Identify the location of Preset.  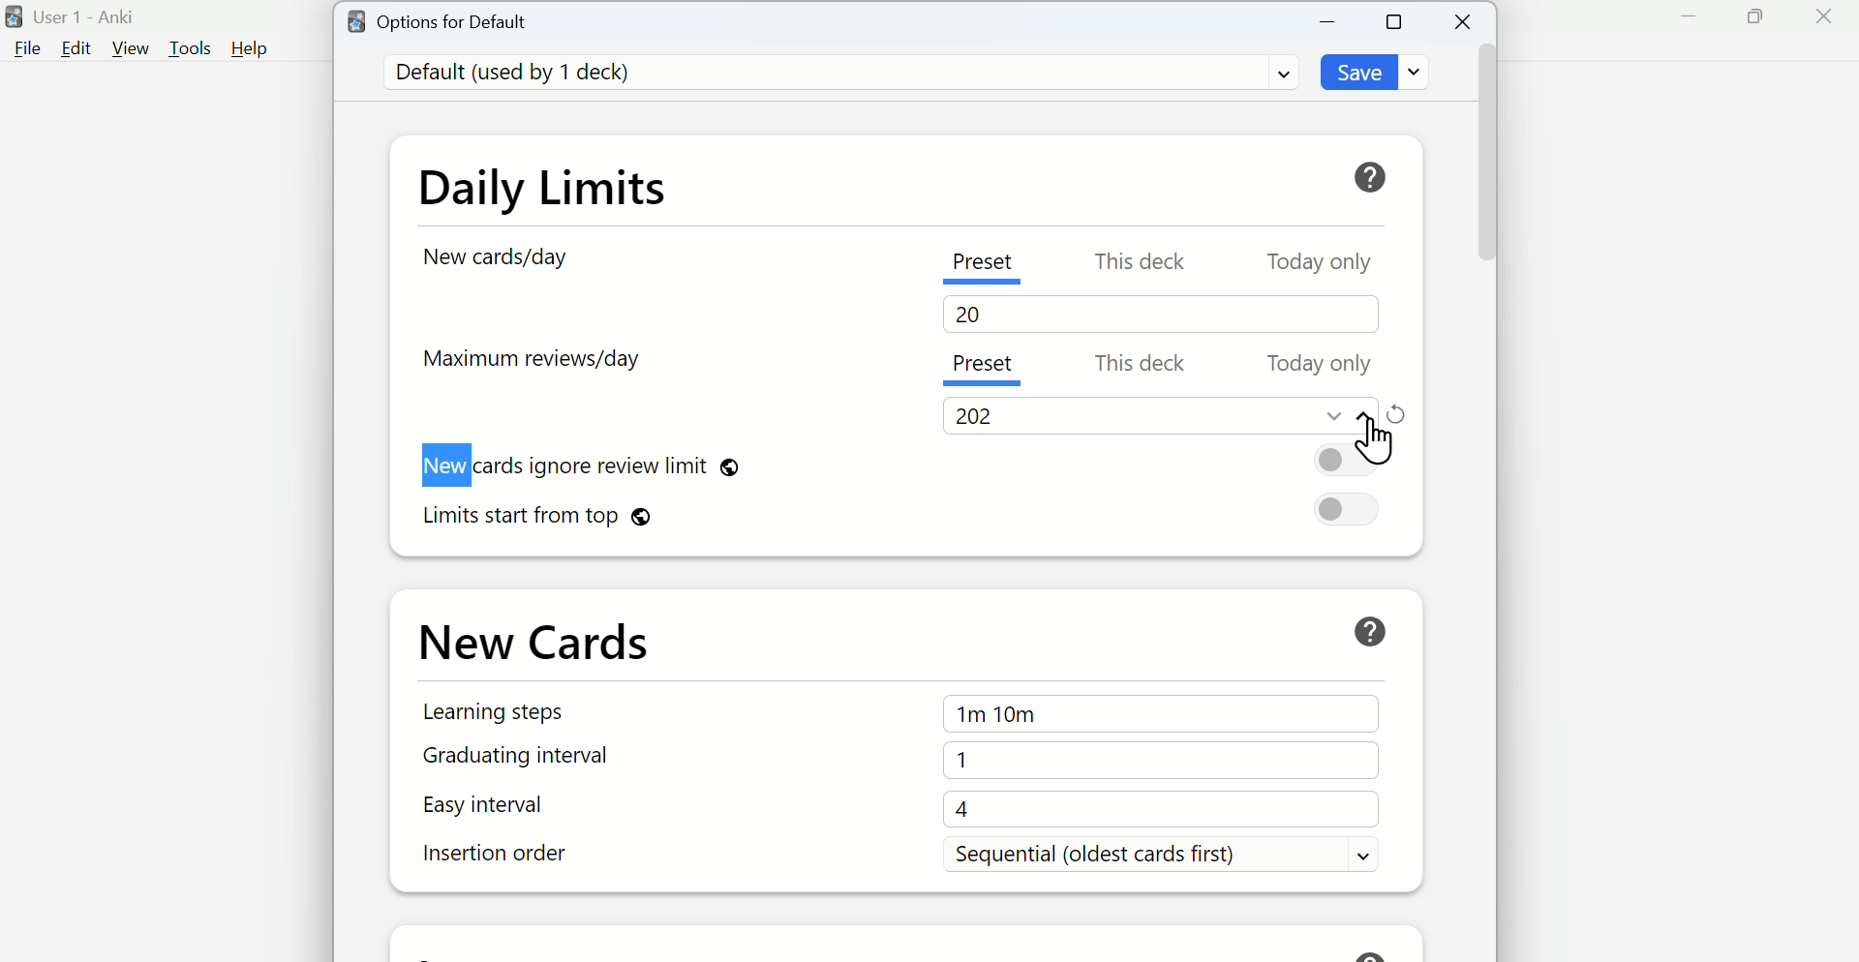
(980, 265).